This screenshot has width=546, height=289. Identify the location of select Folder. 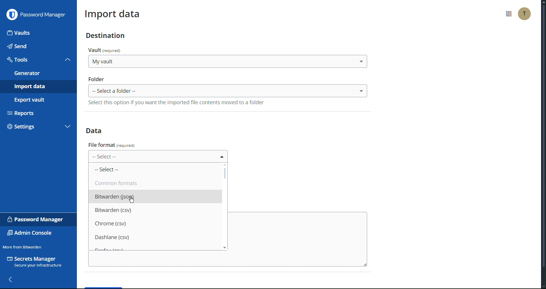
(228, 90).